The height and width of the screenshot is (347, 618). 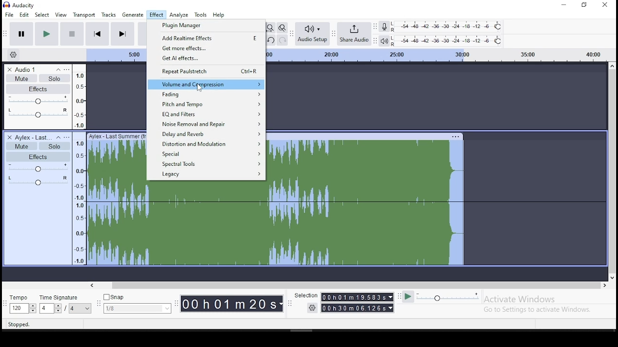 I want to click on record meter, so click(x=384, y=27).